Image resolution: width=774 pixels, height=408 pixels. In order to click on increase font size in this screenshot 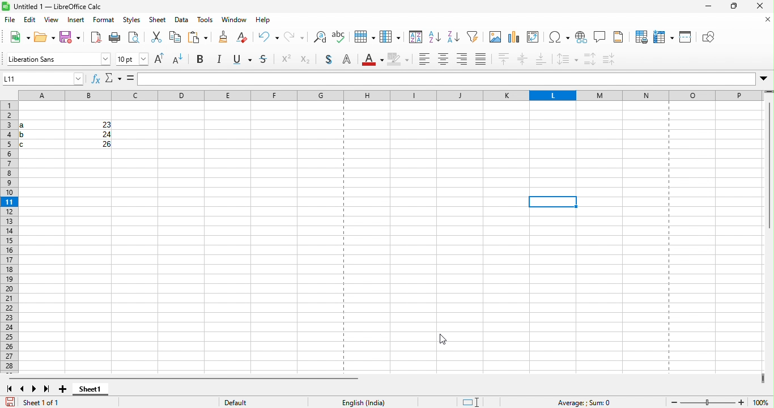, I will do `click(162, 61)`.